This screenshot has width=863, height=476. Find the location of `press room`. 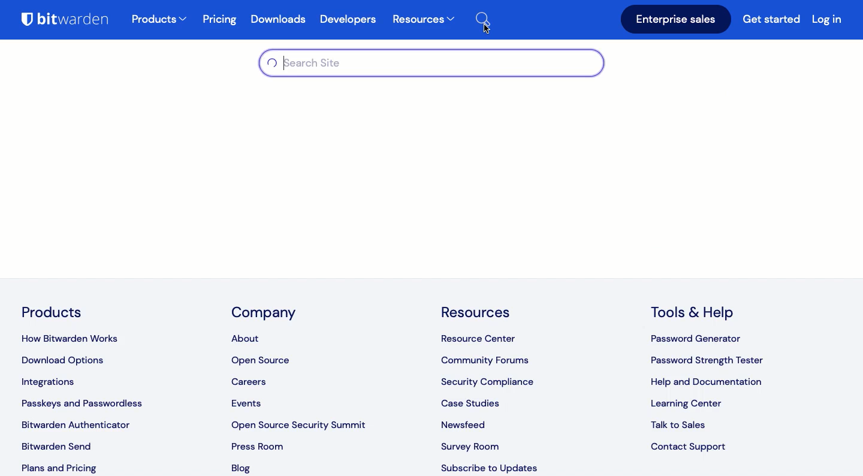

press room is located at coordinates (257, 445).